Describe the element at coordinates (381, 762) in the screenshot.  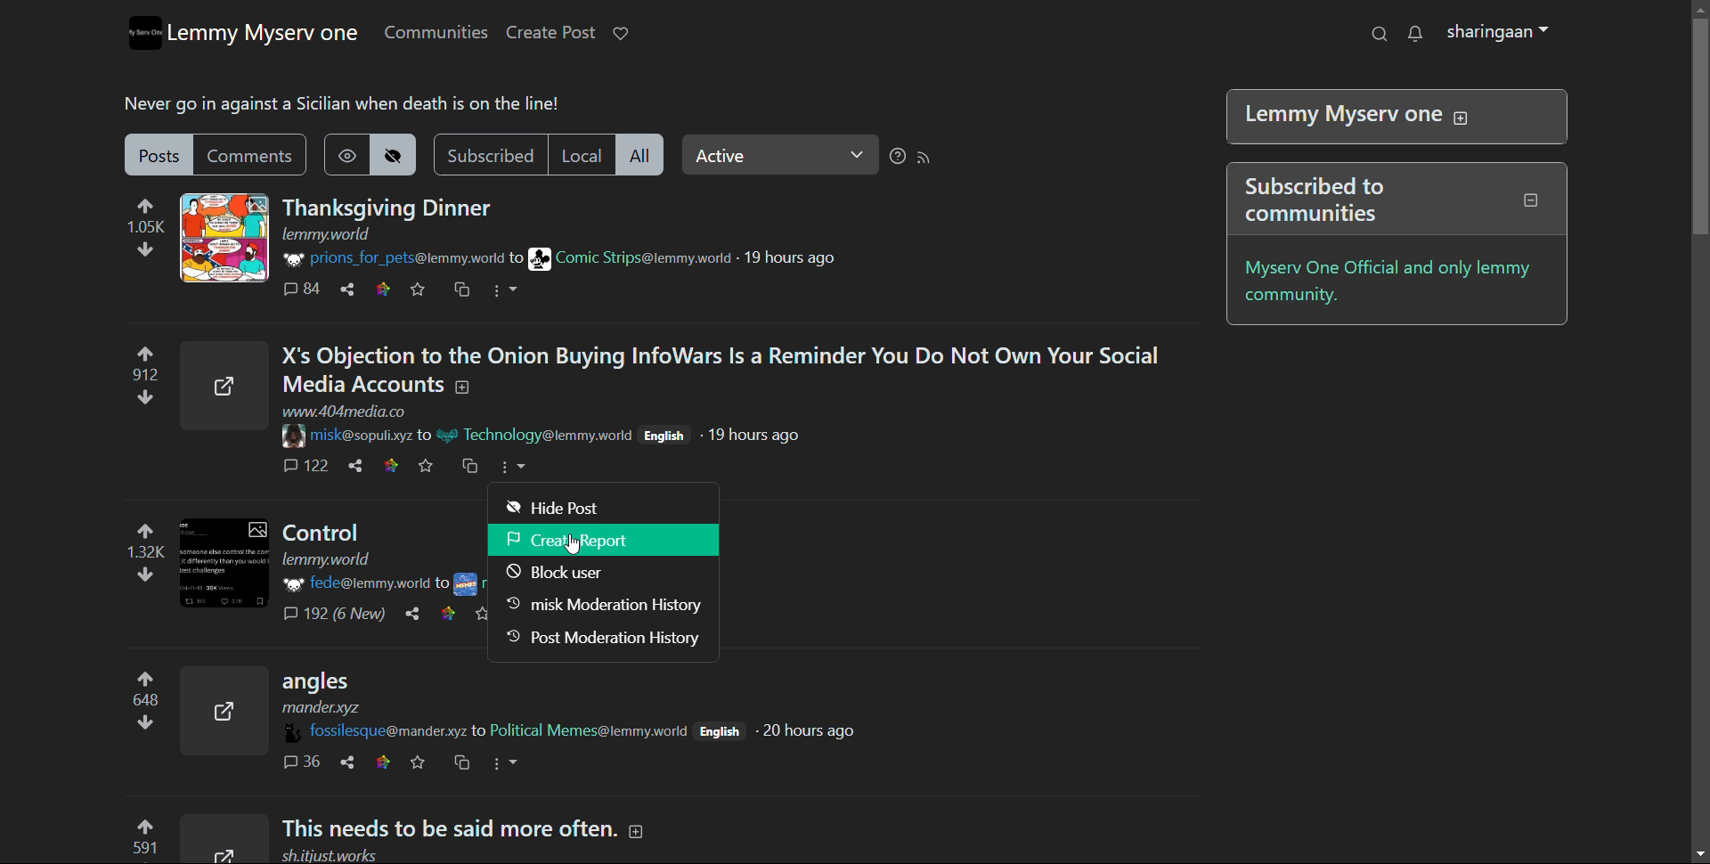
I see `link` at that location.